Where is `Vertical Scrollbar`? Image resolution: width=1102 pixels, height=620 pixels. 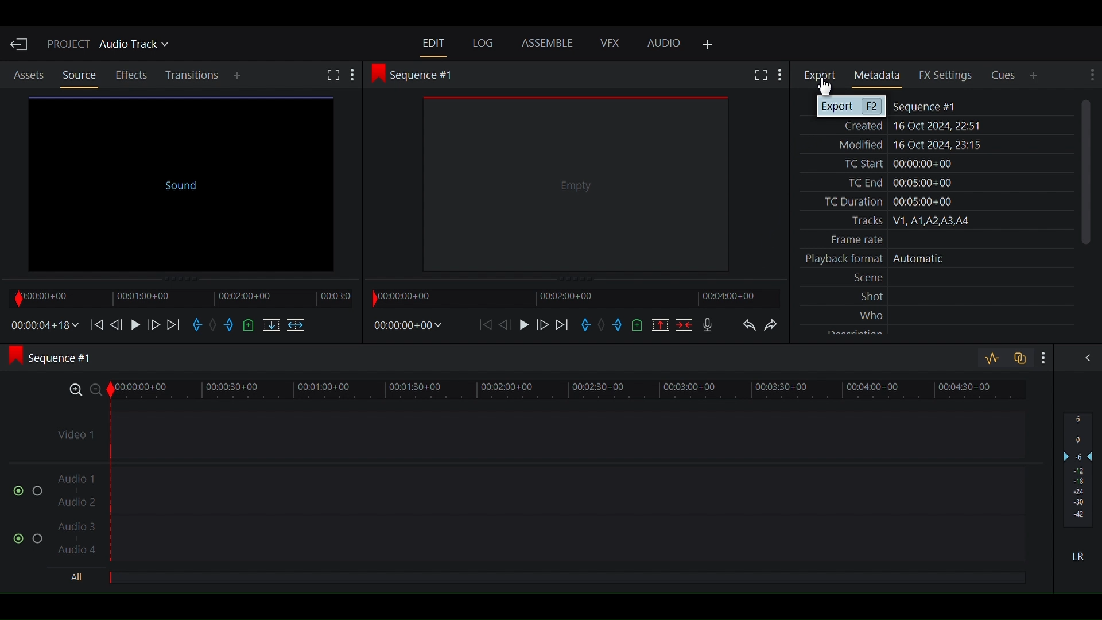 Vertical Scrollbar is located at coordinates (1085, 173).